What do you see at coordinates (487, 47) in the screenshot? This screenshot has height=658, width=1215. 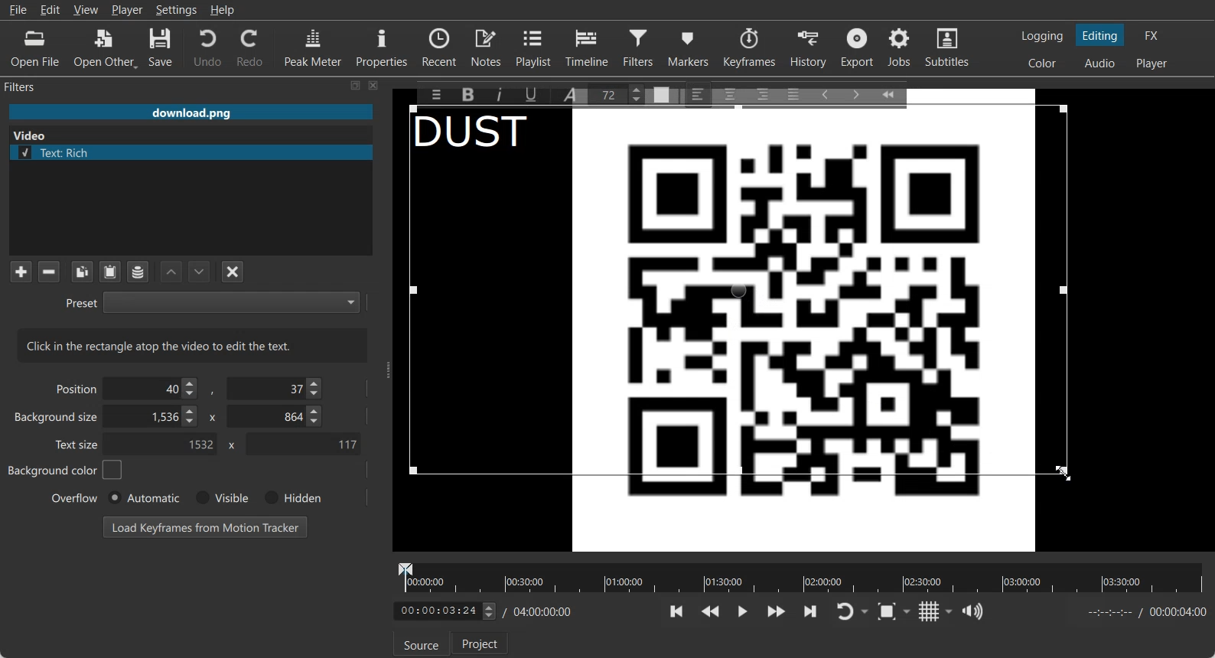 I see `Notes` at bounding box center [487, 47].